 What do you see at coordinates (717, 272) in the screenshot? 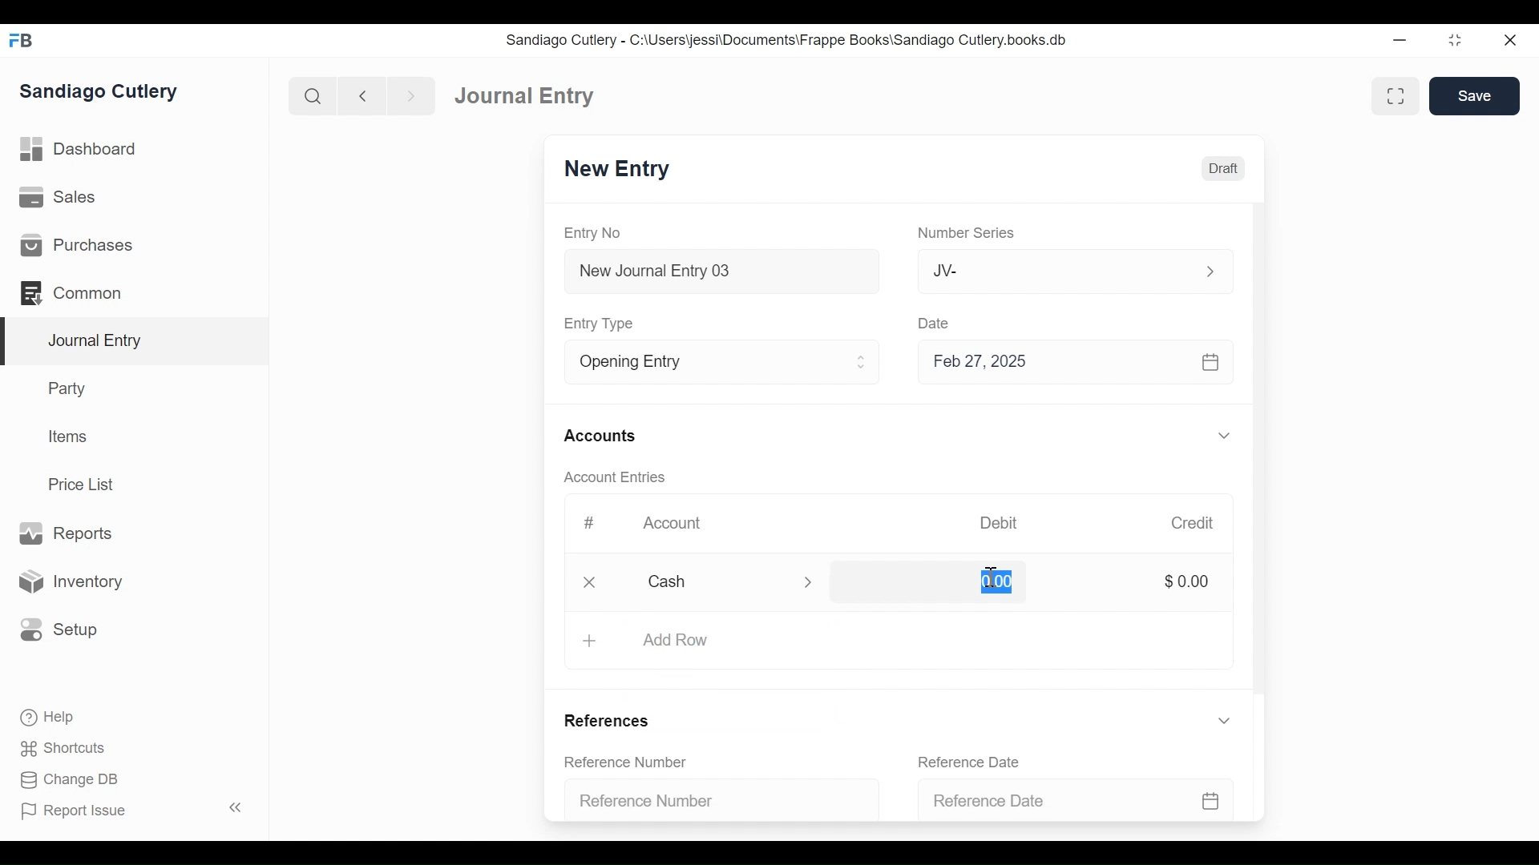
I see `New Journal Entry 03` at bounding box center [717, 272].